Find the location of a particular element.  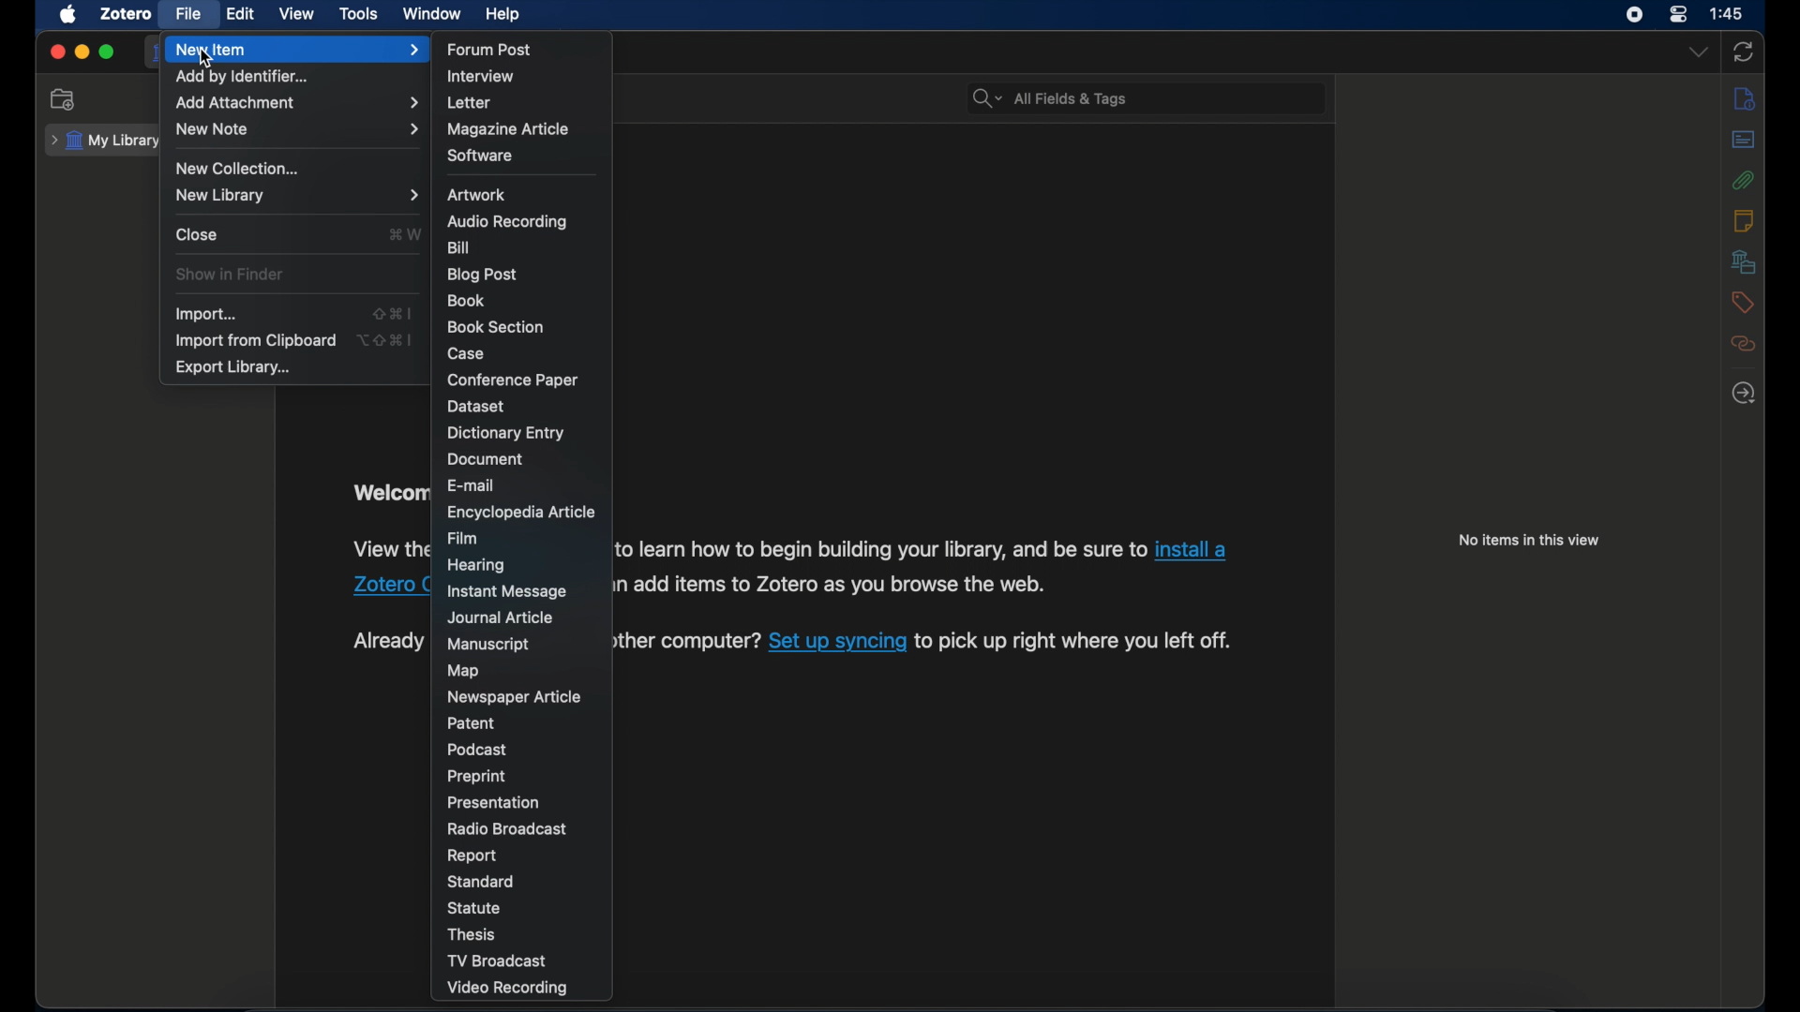

statue is located at coordinates (474, 908).